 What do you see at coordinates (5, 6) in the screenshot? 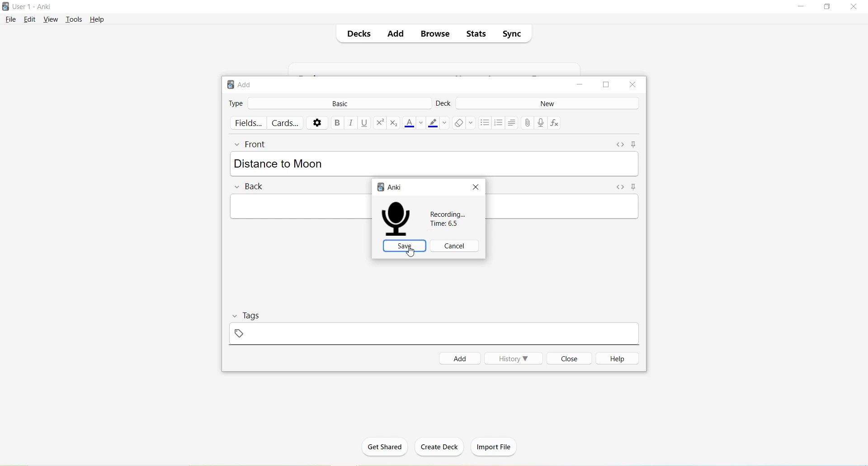
I see `Logo` at bounding box center [5, 6].